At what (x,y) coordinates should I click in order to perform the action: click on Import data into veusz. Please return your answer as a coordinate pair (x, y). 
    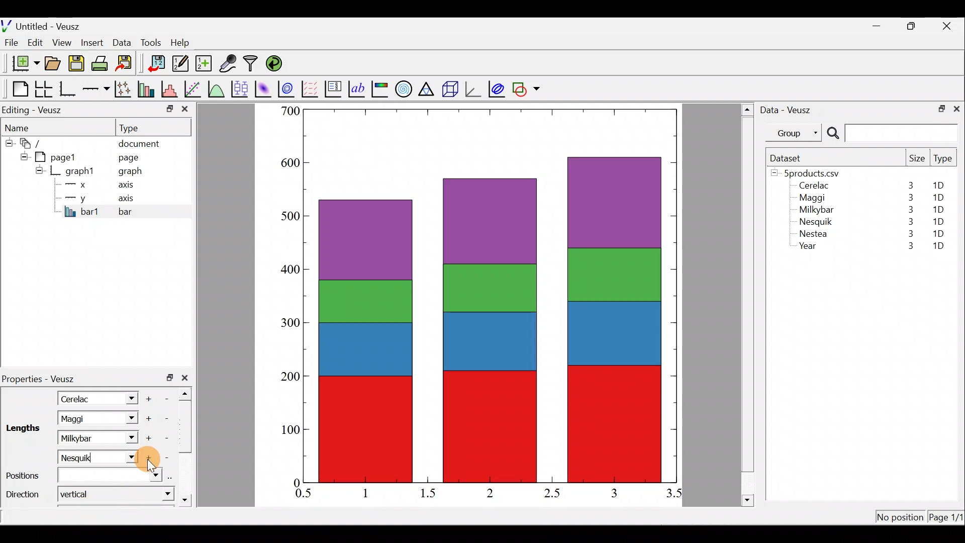
    Looking at the image, I should click on (157, 64).